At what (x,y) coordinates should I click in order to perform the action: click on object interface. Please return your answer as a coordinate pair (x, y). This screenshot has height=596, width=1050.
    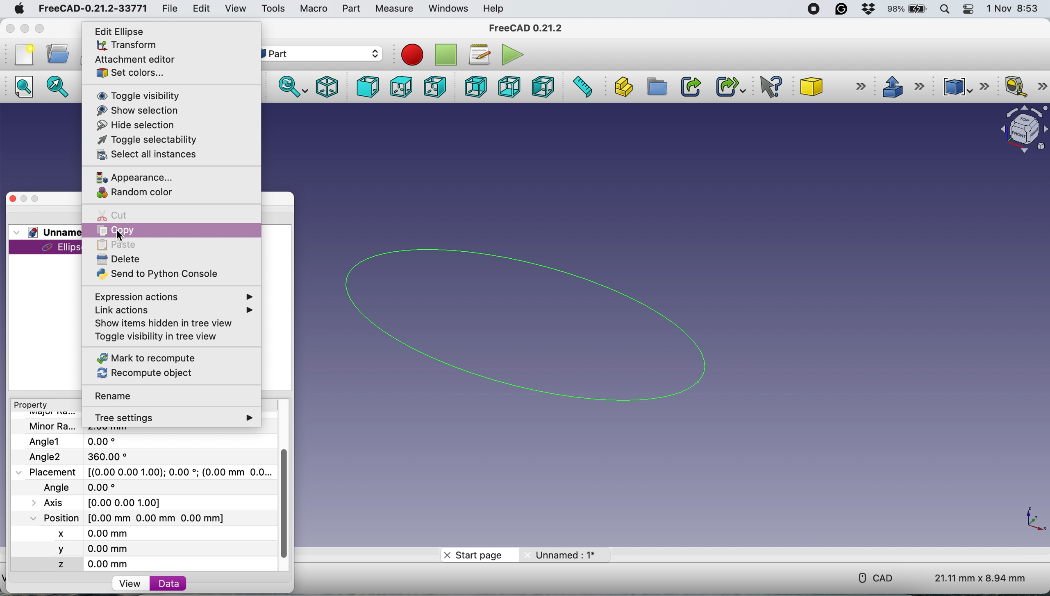
    Looking at the image, I should click on (1017, 127).